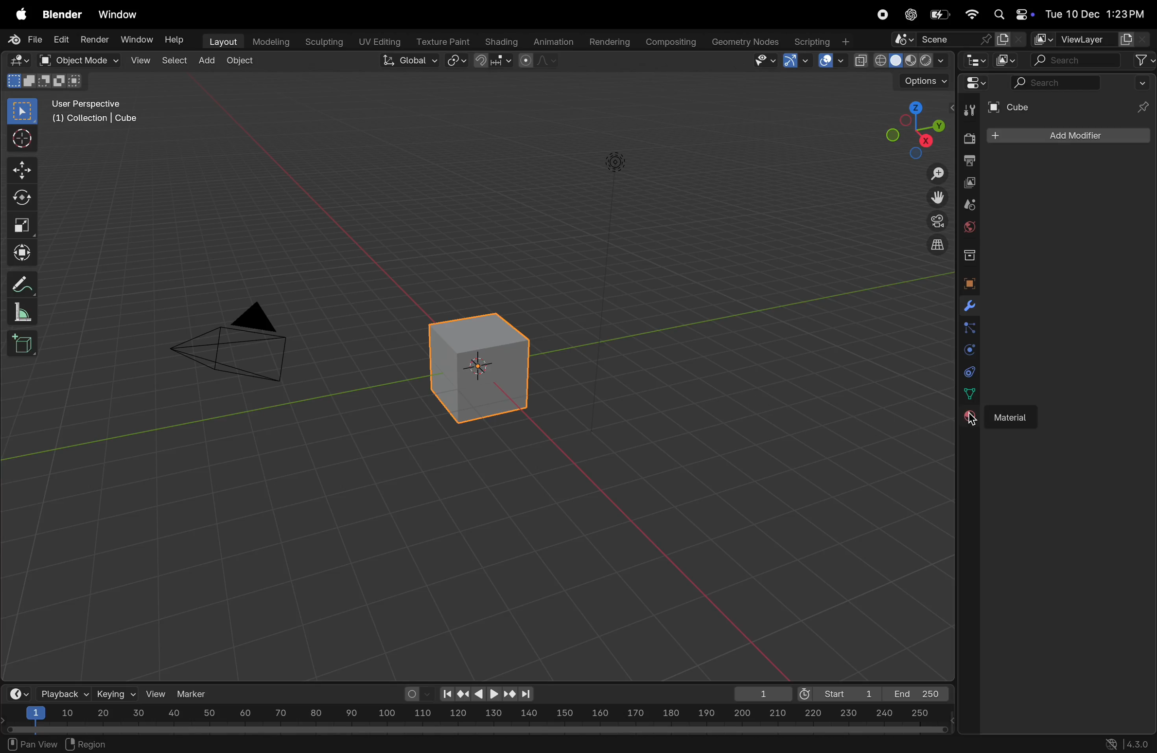 Image resolution: width=1157 pixels, height=753 pixels. I want to click on proportional editing objects, so click(540, 62).